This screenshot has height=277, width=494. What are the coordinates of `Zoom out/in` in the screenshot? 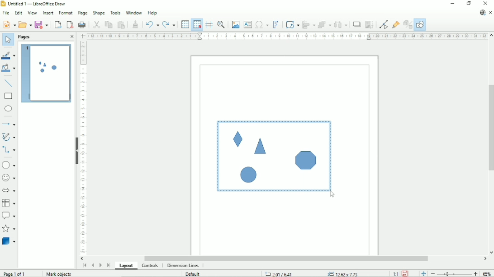 It's located at (454, 274).